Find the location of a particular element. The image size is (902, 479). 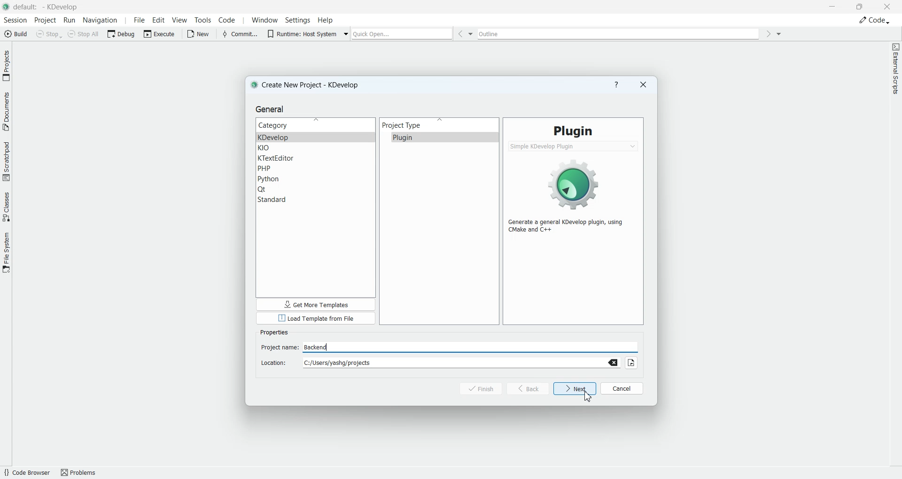

General setting is located at coordinates (272, 109).